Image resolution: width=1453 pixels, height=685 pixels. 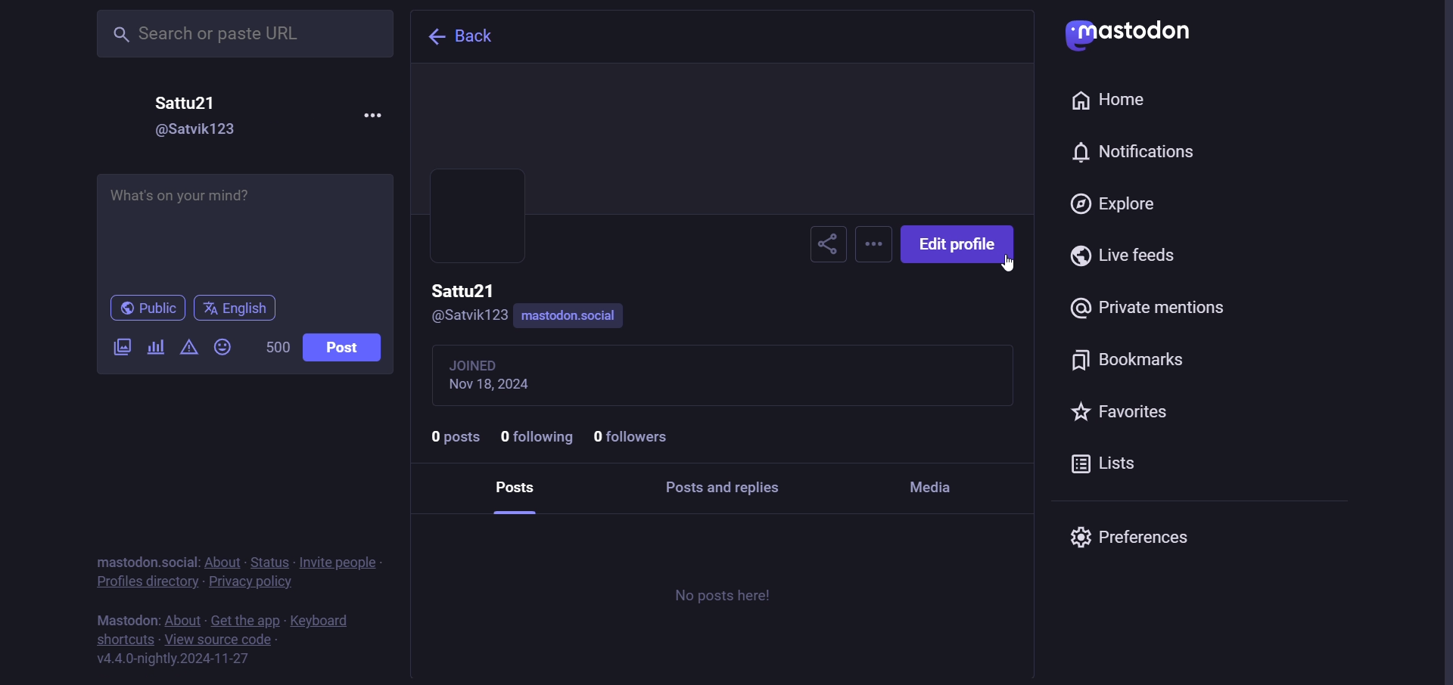 I want to click on poll, so click(x=154, y=347).